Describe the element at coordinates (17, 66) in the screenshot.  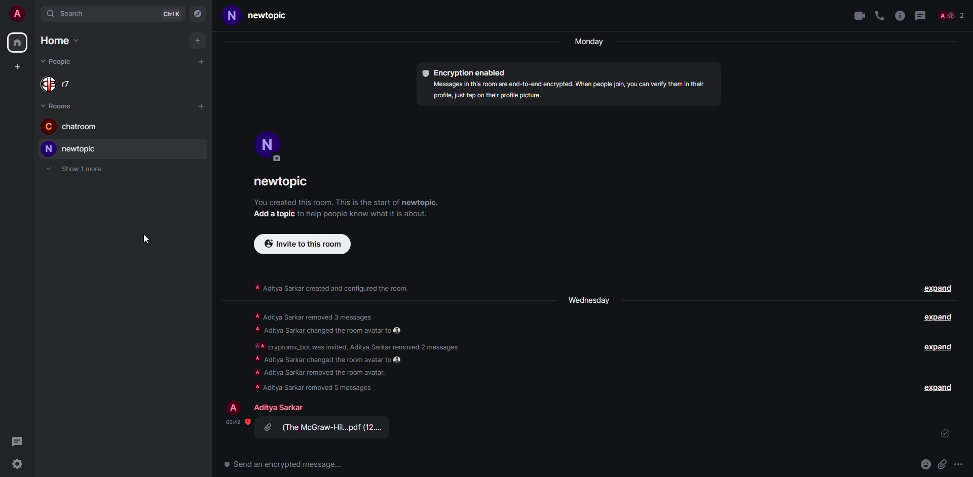
I see `add` at that location.